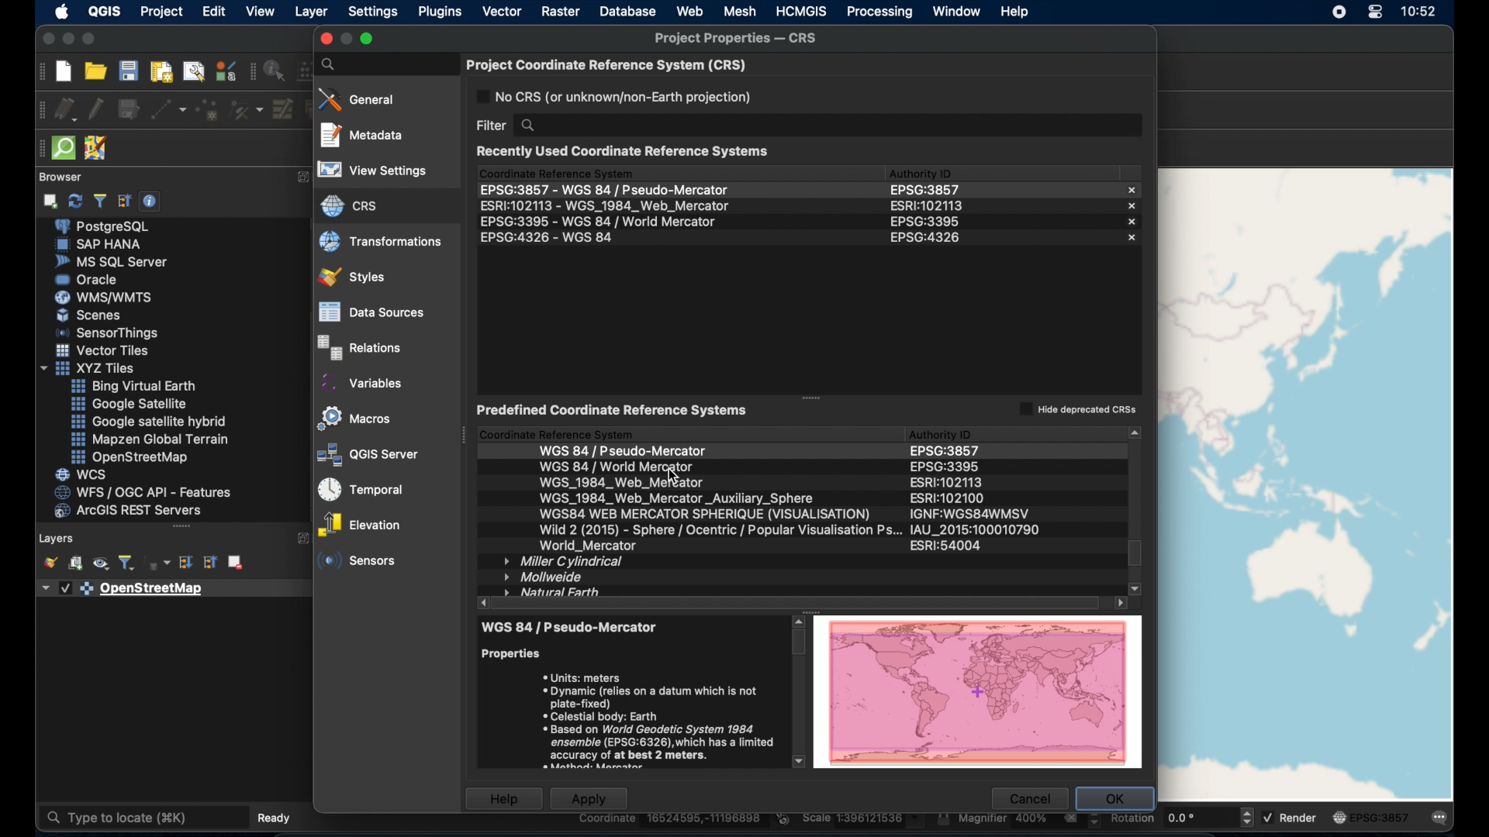 This screenshot has height=837, width=1489. Describe the element at coordinates (143, 817) in the screenshot. I see `type to locate` at that location.